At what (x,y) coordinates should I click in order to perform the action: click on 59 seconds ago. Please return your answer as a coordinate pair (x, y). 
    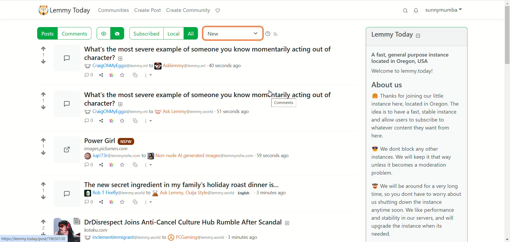
    Looking at the image, I should click on (275, 156).